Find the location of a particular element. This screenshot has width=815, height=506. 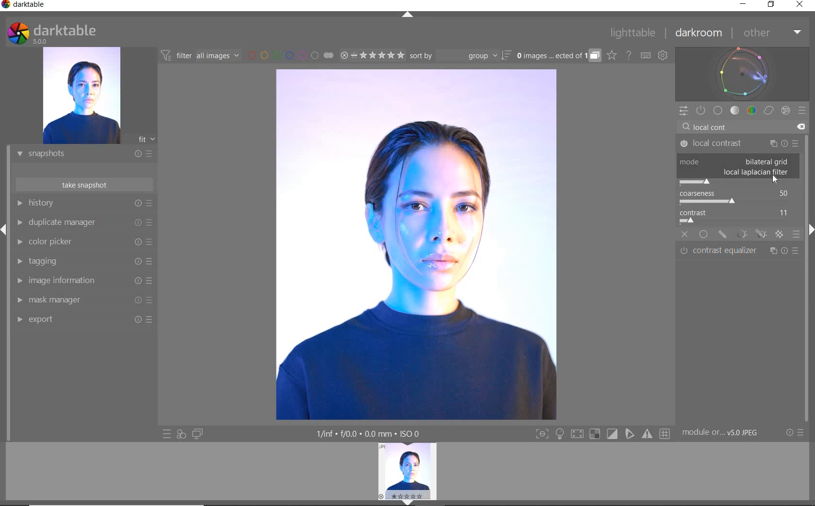

QUICK ACCESS PANEL is located at coordinates (683, 111).